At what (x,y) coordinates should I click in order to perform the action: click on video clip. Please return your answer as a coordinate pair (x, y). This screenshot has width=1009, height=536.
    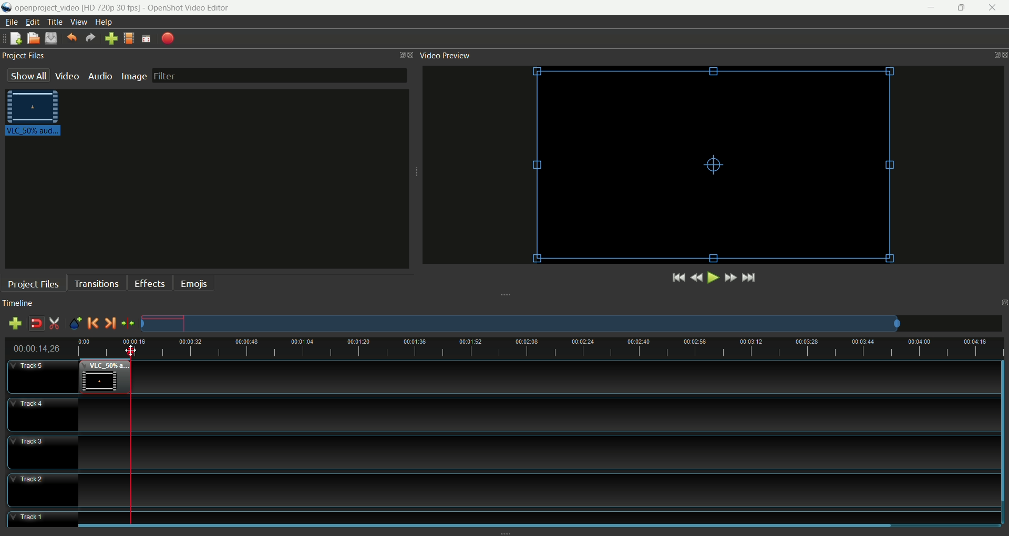
    Looking at the image, I should click on (36, 115).